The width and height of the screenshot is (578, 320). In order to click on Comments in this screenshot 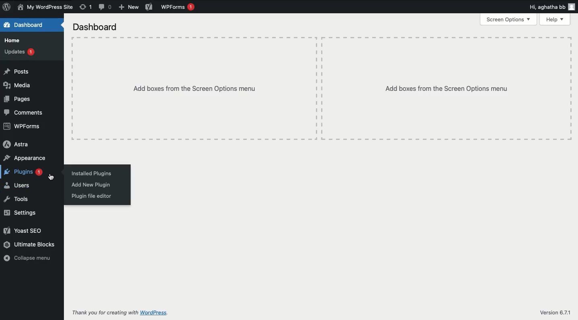, I will do `click(27, 113)`.